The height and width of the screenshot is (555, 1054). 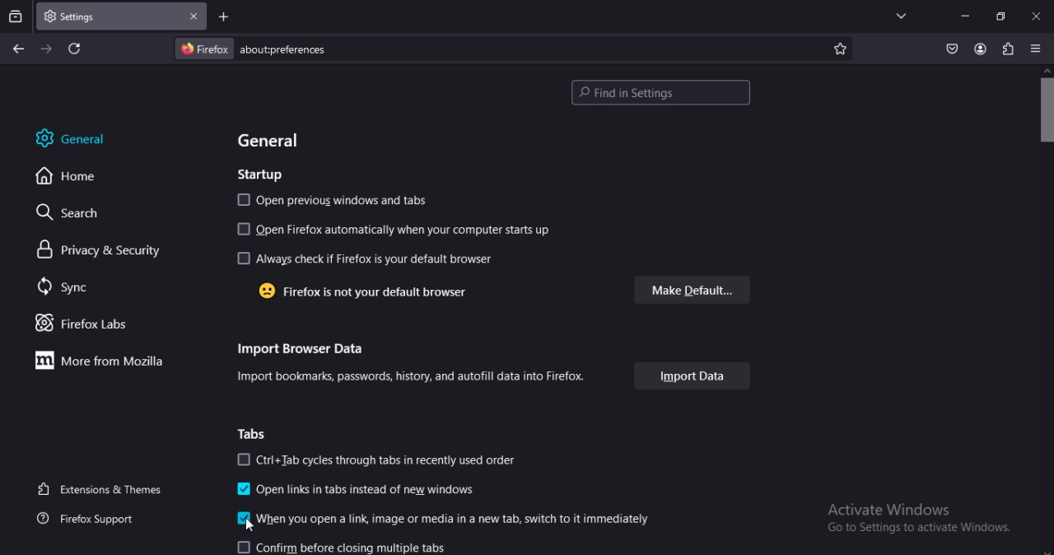 I want to click on about:preferences, so click(x=483, y=49).